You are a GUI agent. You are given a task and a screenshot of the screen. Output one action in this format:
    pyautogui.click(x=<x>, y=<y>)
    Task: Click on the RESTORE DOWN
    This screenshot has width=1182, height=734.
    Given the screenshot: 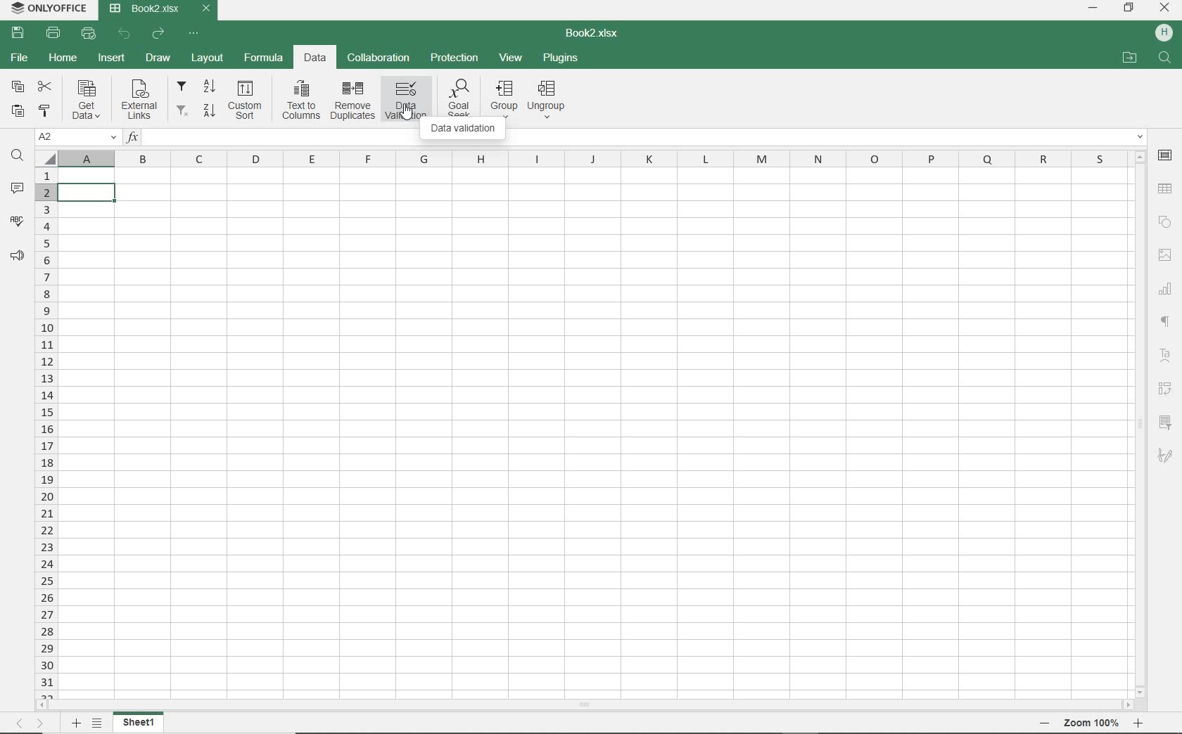 What is the action you would take?
    pyautogui.click(x=1131, y=9)
    